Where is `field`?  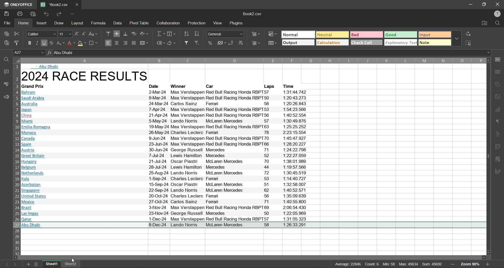
field is located at coordinates (171, 34).